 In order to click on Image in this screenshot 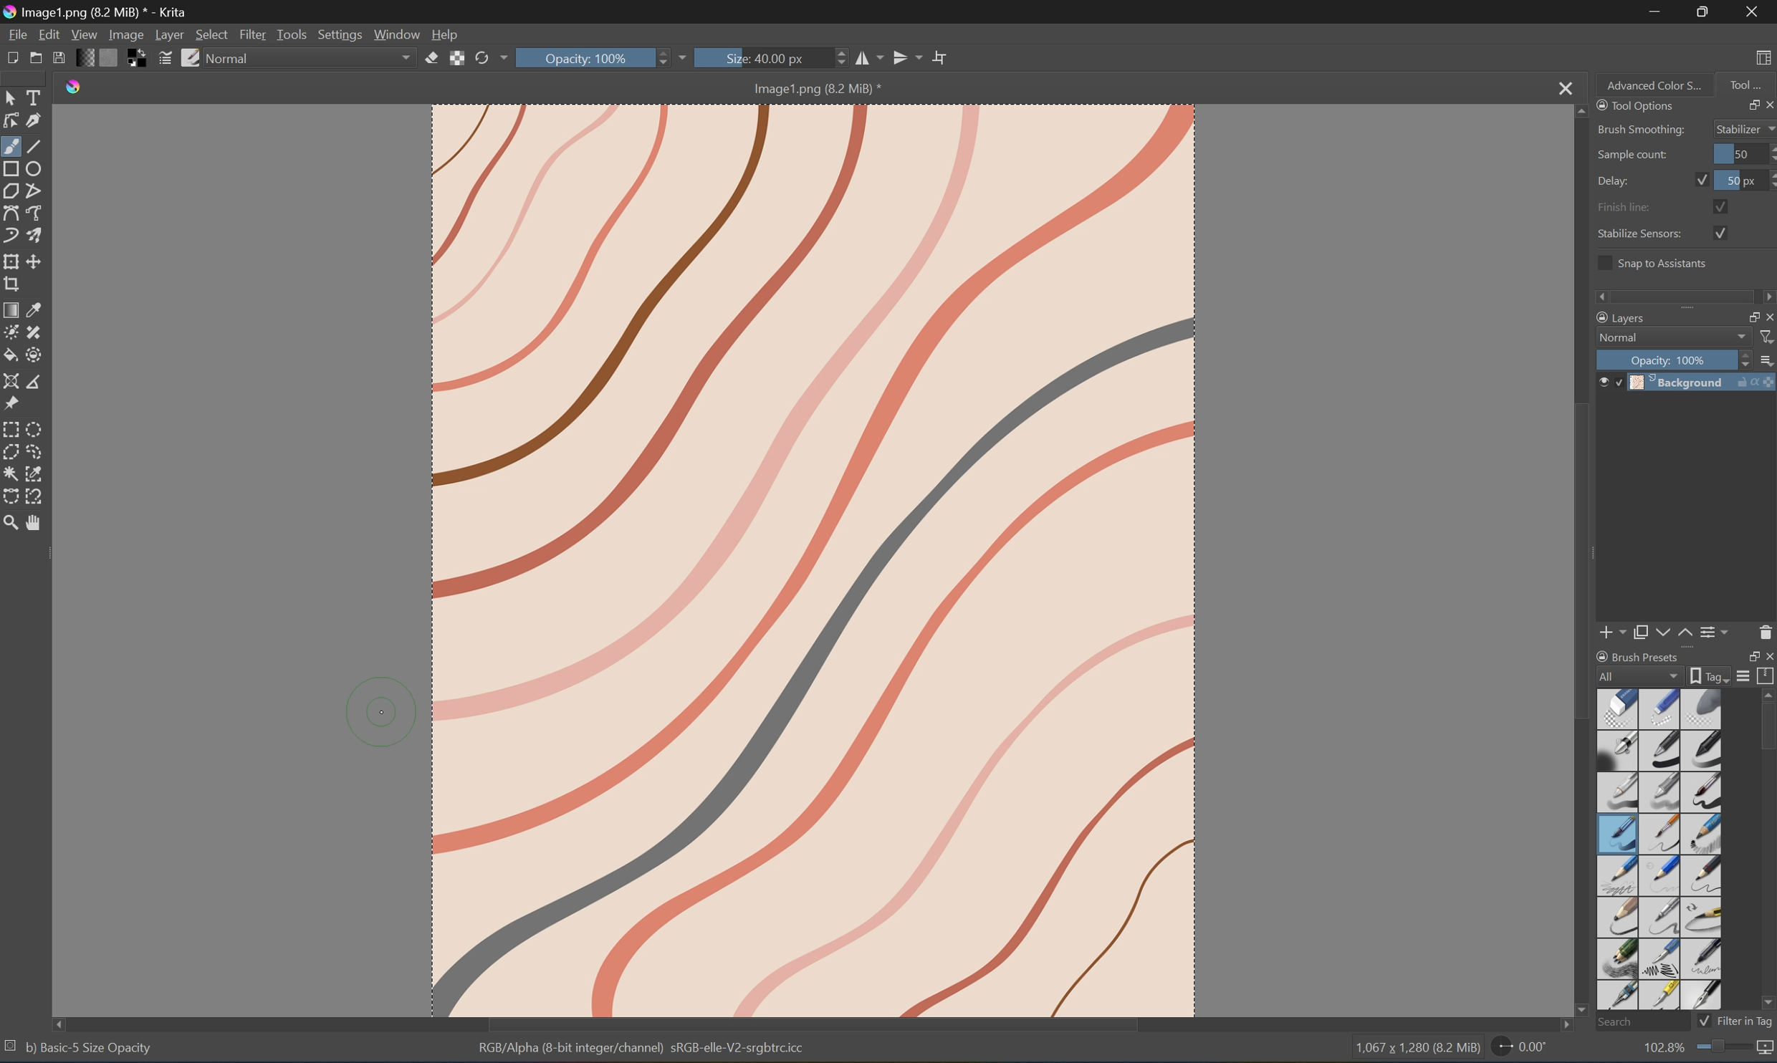, I will do `click(125, 34)`.